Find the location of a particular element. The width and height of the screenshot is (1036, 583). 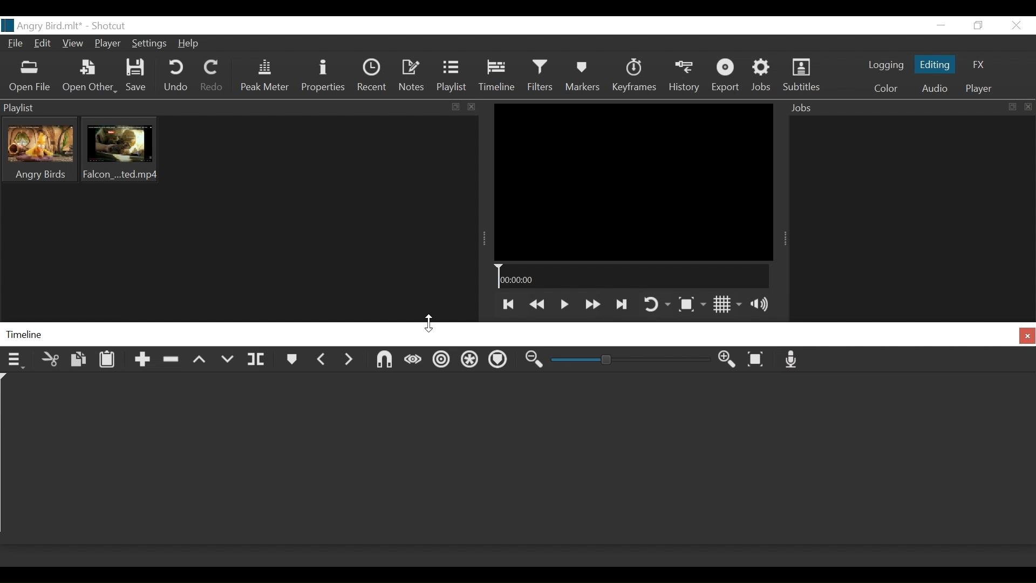

Zoom timeline in is located at coordinates (535, 362).